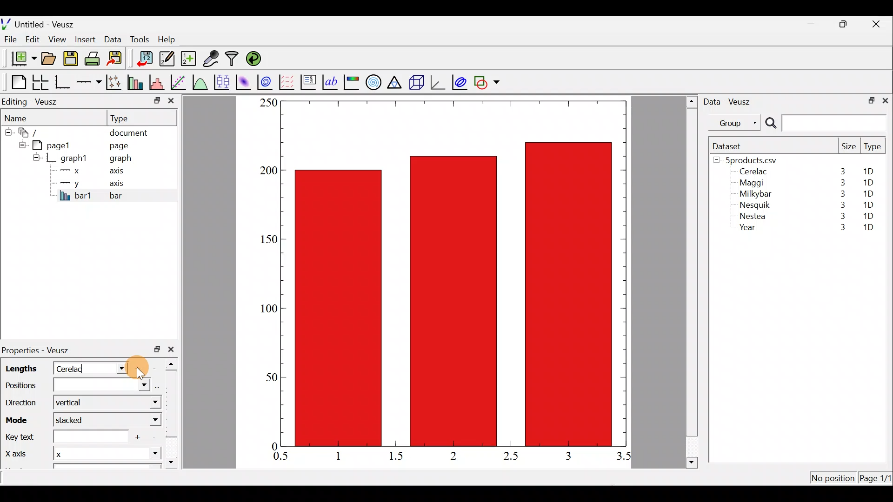 The height and width of the screenshot is (502, 893). I want to click on 1.5, so click(398, 456).